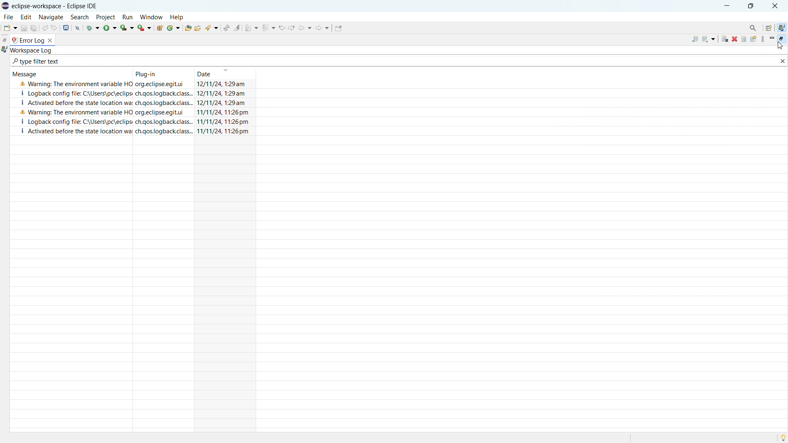 The image size is (788, 443). What do you see at coordinates (93, 28) in the screenshot?
I see `debug` at bounding box center [93, 28].